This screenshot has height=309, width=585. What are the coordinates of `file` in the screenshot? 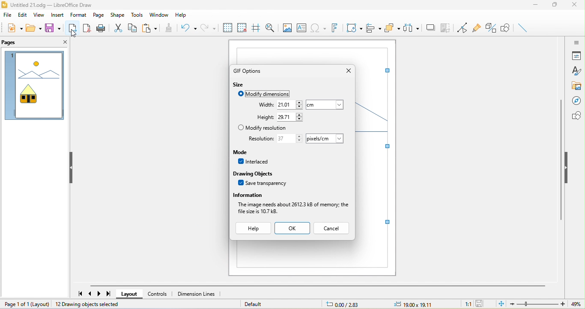 It's located at (9, 15).